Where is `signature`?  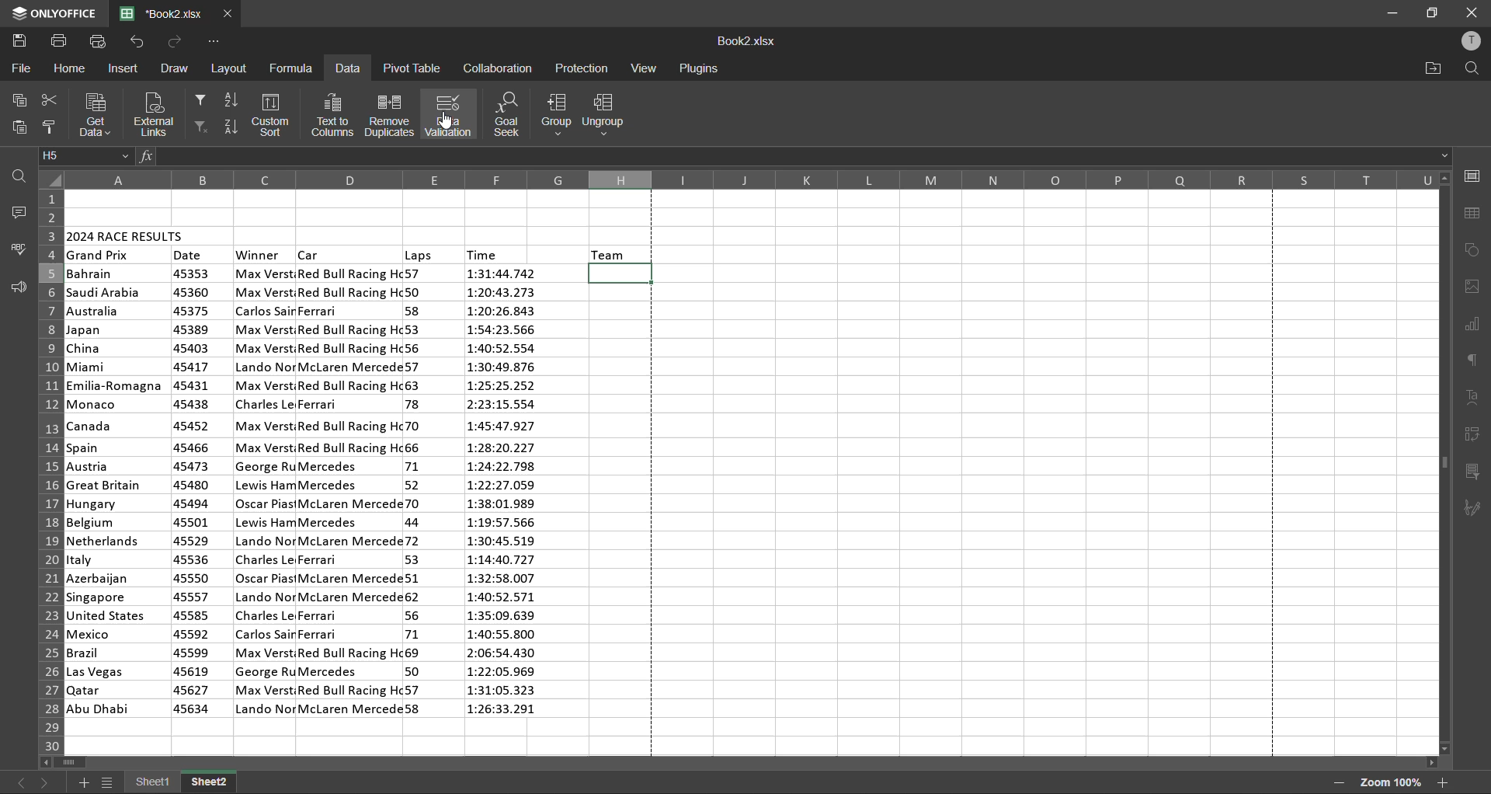 signature is located at coordinates (1475, 509).